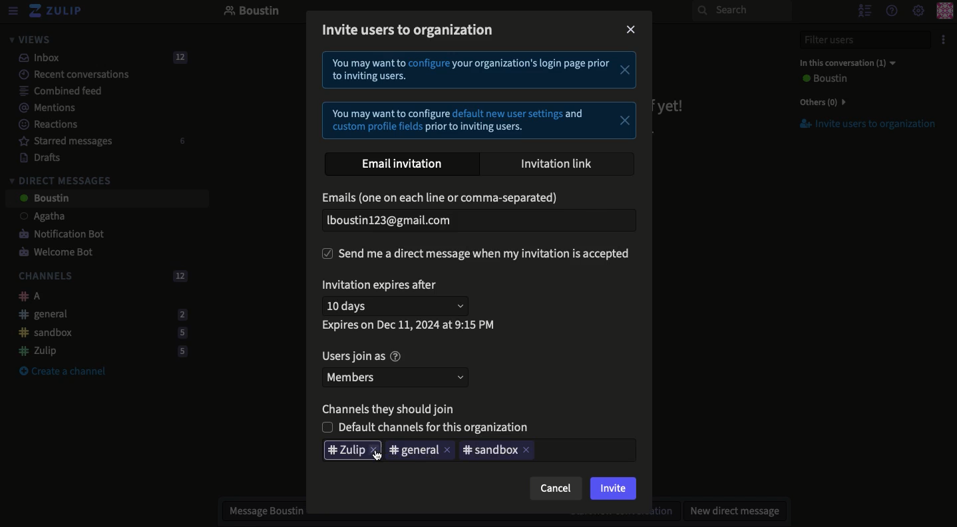 This screenshot has height=527, width=957. What do you see at coordinates (399, 305) in the screenshot?
I see `10 days` at bounding box center [399, 305].